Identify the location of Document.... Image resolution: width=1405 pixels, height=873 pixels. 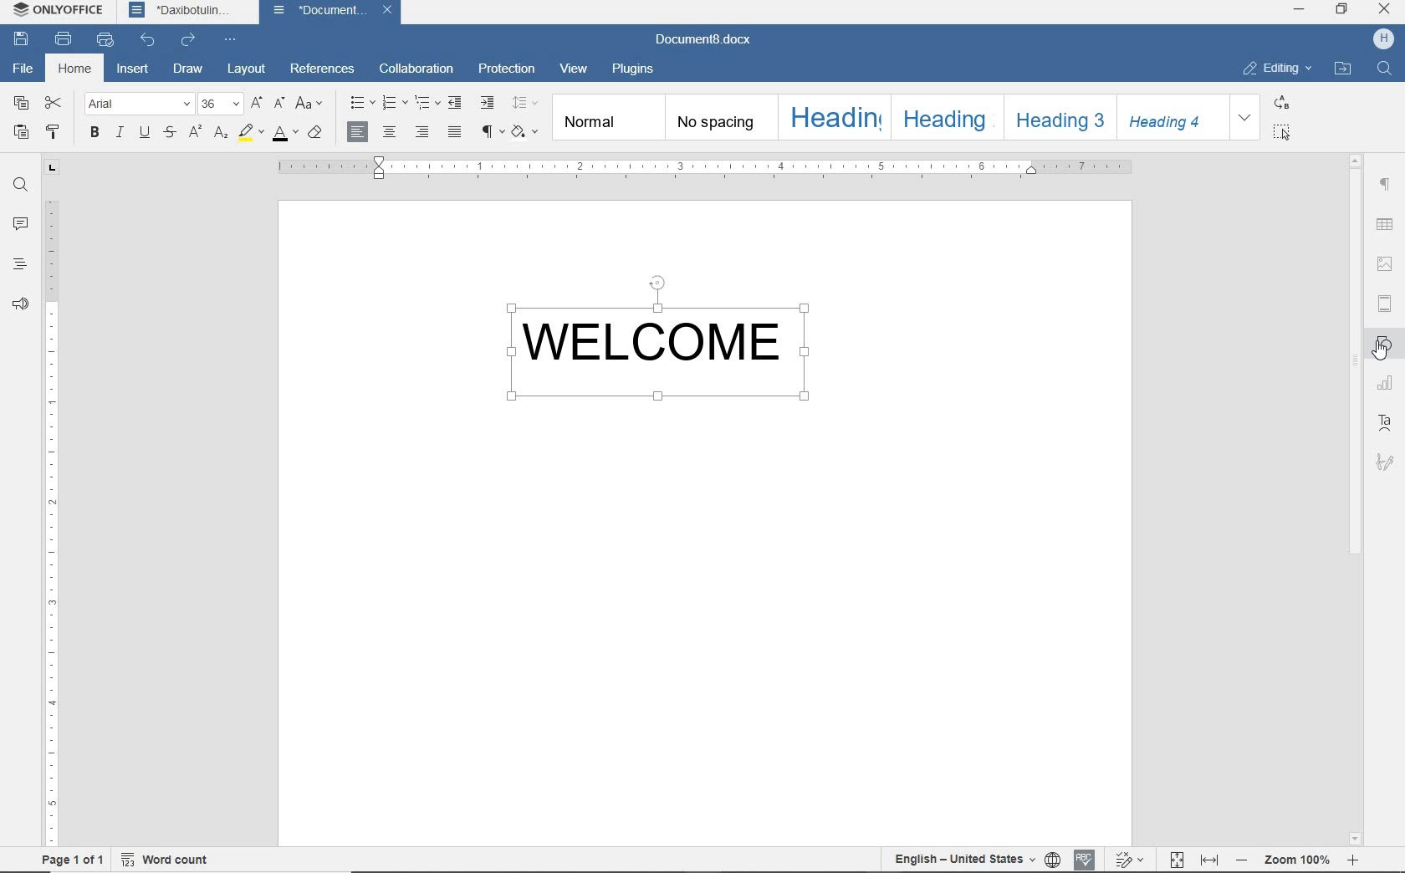
(320, 11).